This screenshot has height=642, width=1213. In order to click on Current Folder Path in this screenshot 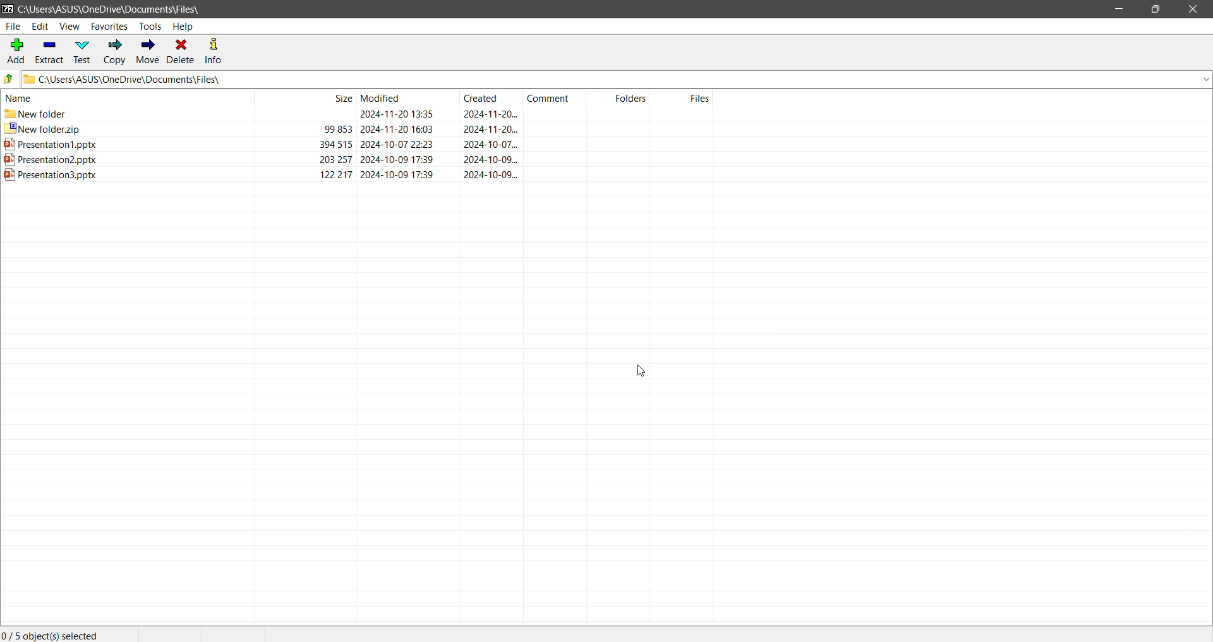, I will do `click(616, 78)`.